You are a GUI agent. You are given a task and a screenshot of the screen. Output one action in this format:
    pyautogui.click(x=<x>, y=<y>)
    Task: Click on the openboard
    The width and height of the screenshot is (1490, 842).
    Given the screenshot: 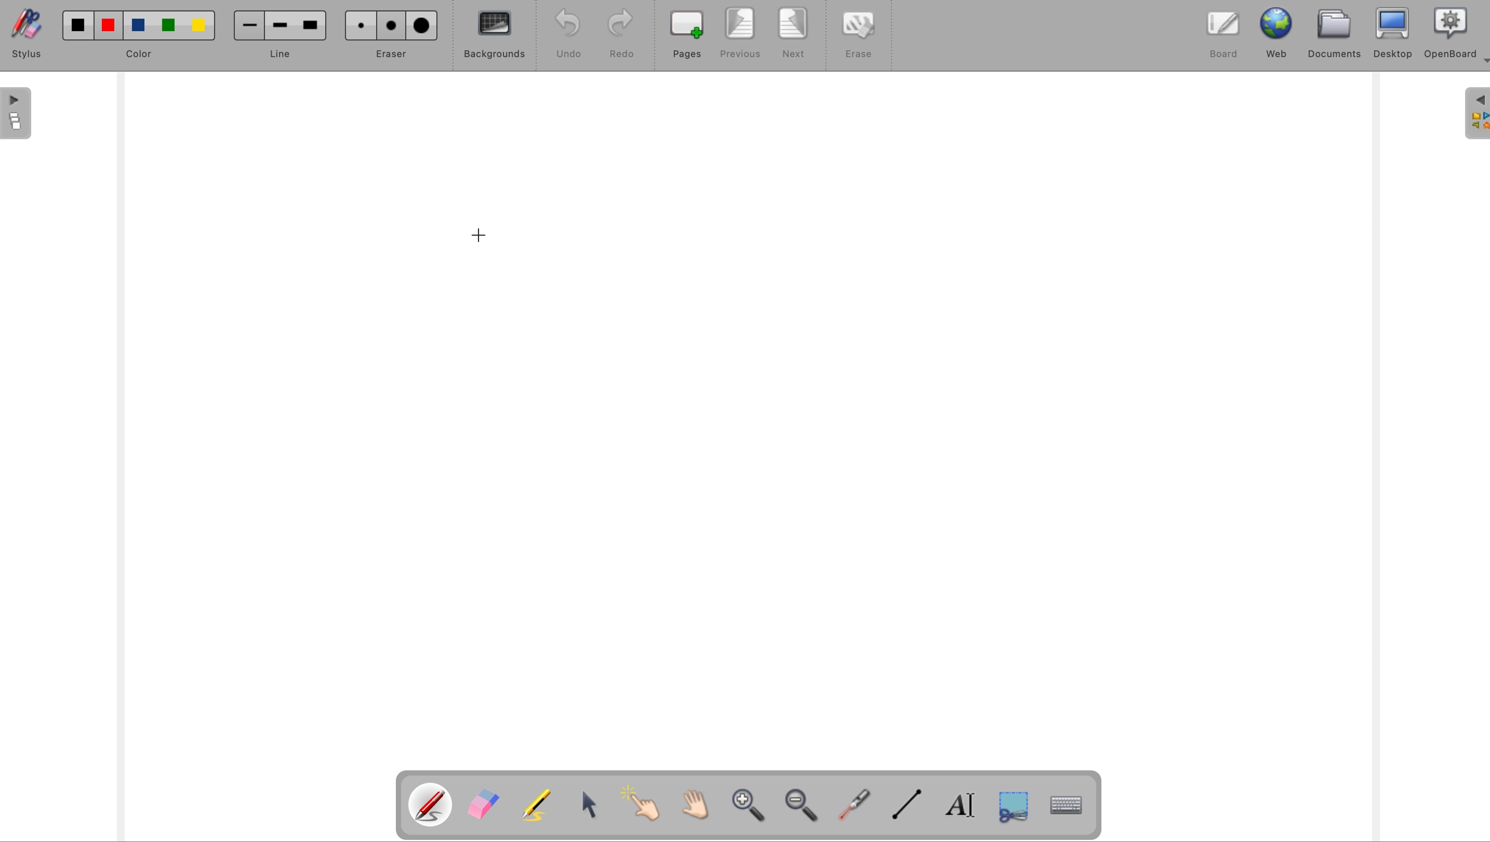 What is the action you would take?
    pyautogui.click(x=1448, y=34)
    